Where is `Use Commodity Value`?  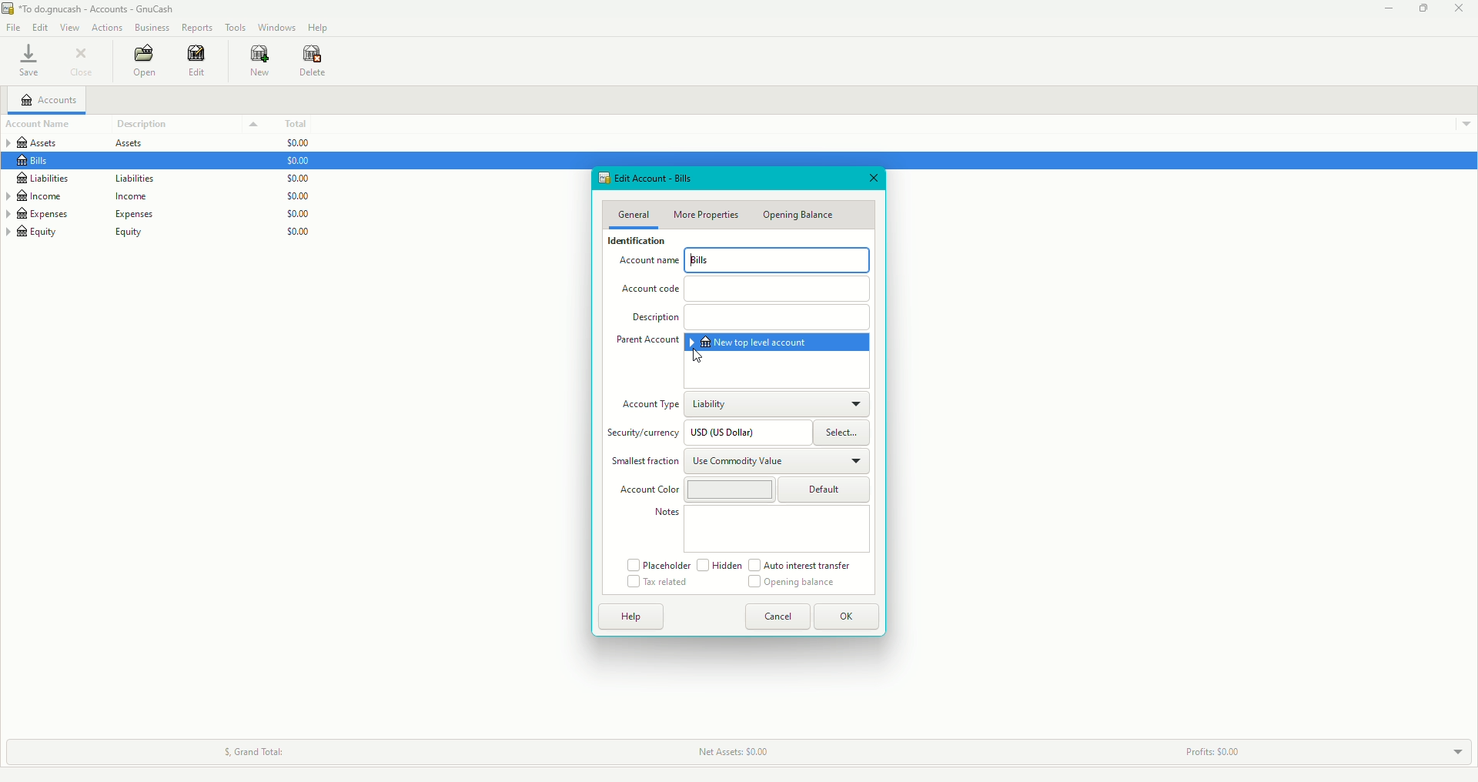 Use Commodity Value is located at coordinates (777, 460).